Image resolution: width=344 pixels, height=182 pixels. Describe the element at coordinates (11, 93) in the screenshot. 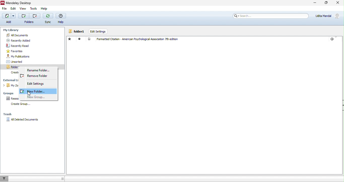

I see `groups` at that location.